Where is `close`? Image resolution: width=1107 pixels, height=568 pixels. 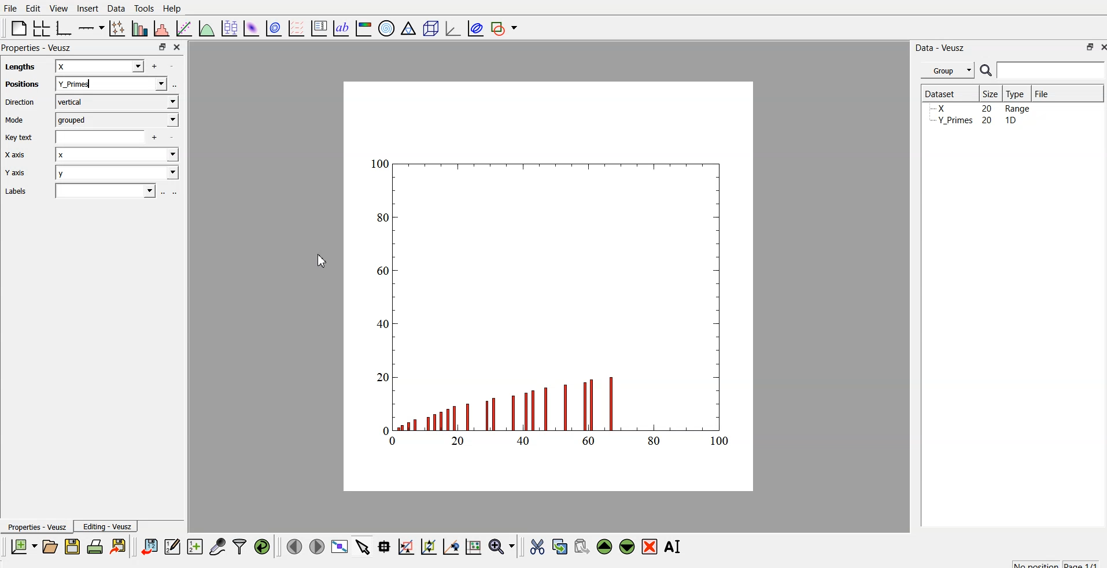
close is located at coordinates (1100, 48).